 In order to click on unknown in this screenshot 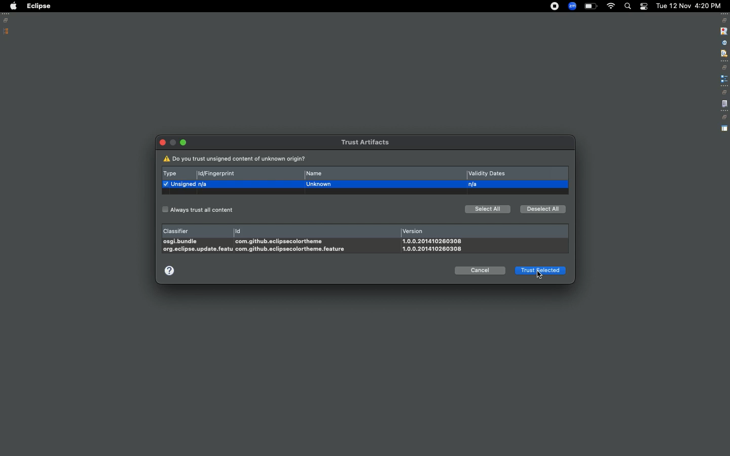, I will do `click(320, 184)`.